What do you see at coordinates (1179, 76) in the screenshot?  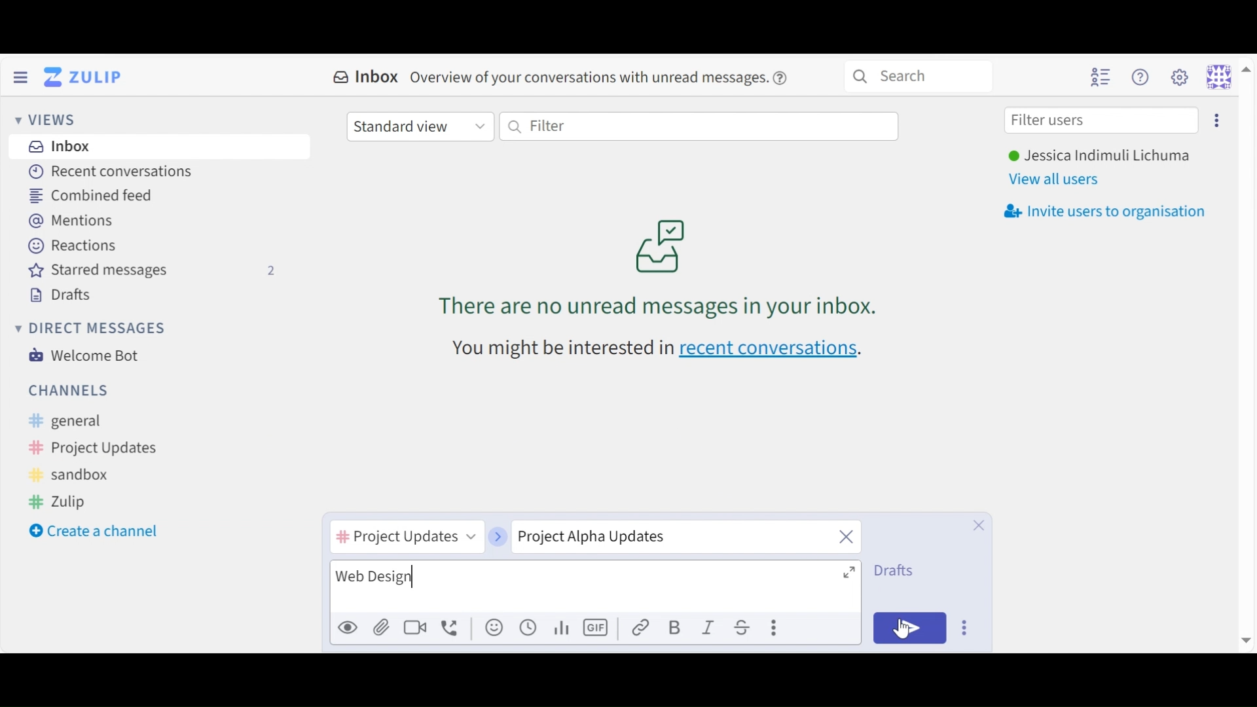 I see `Settings menu` at bounding box center [1179, 76].